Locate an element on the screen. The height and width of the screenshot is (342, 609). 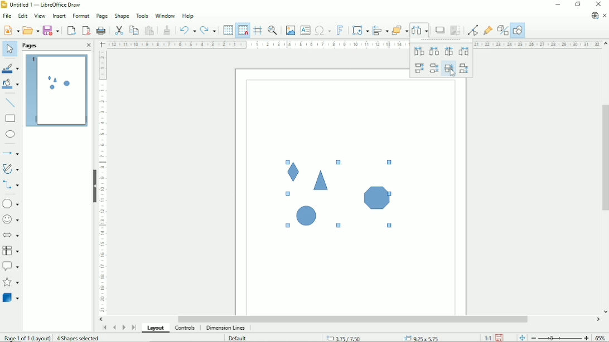
Vertical scroll button is located at coordinates (605, 44).